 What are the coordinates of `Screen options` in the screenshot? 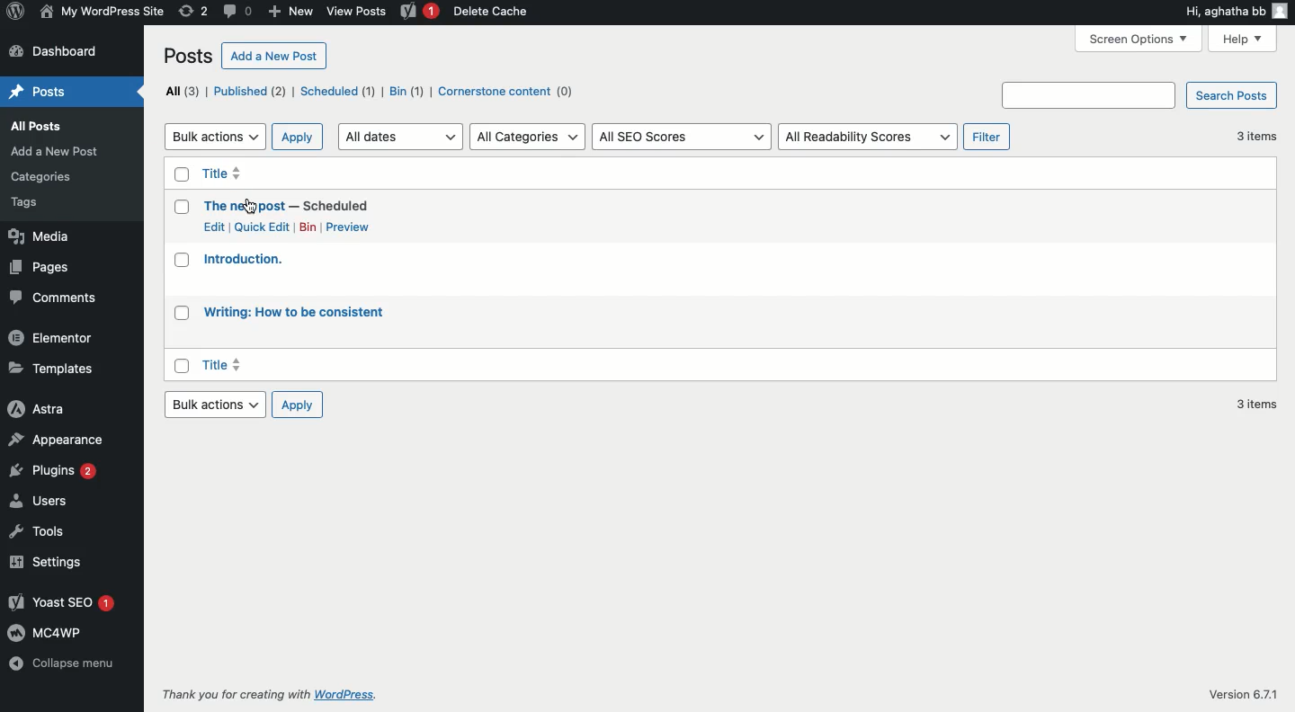 It's located at (1138, 38).